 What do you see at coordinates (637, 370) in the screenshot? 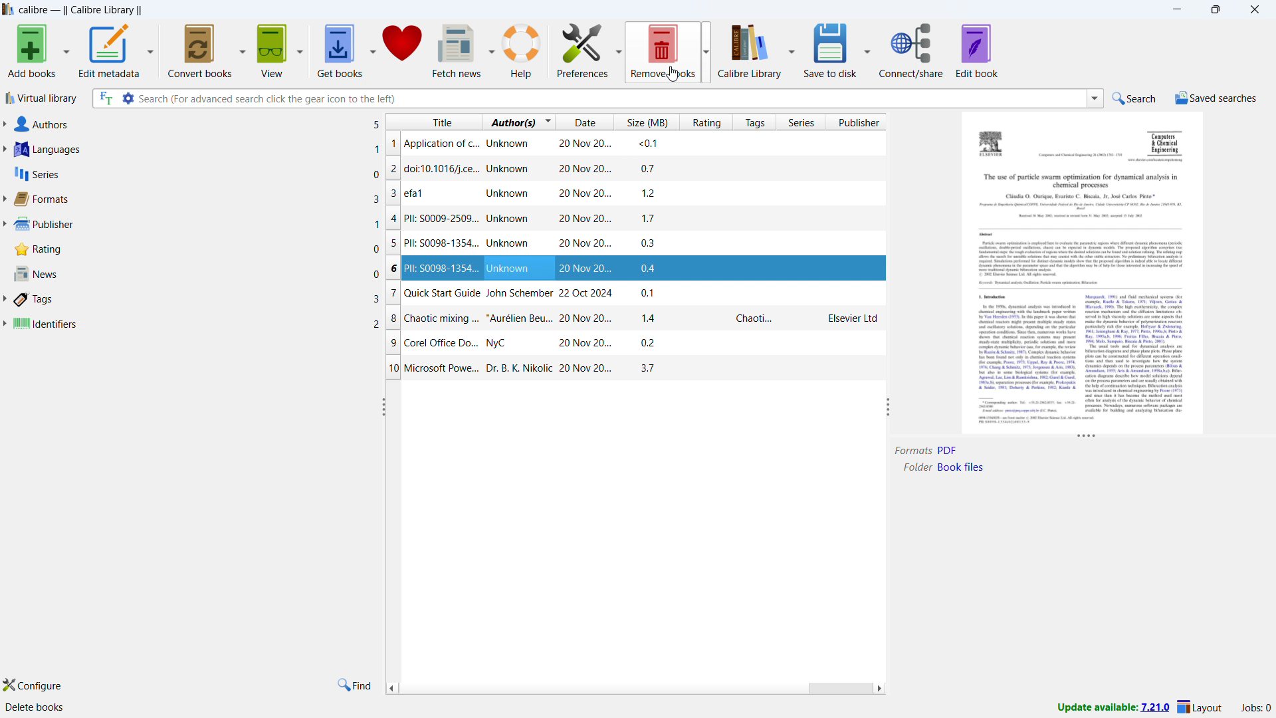
I see `Microsoft Power...` at bounding box center [637, 370].